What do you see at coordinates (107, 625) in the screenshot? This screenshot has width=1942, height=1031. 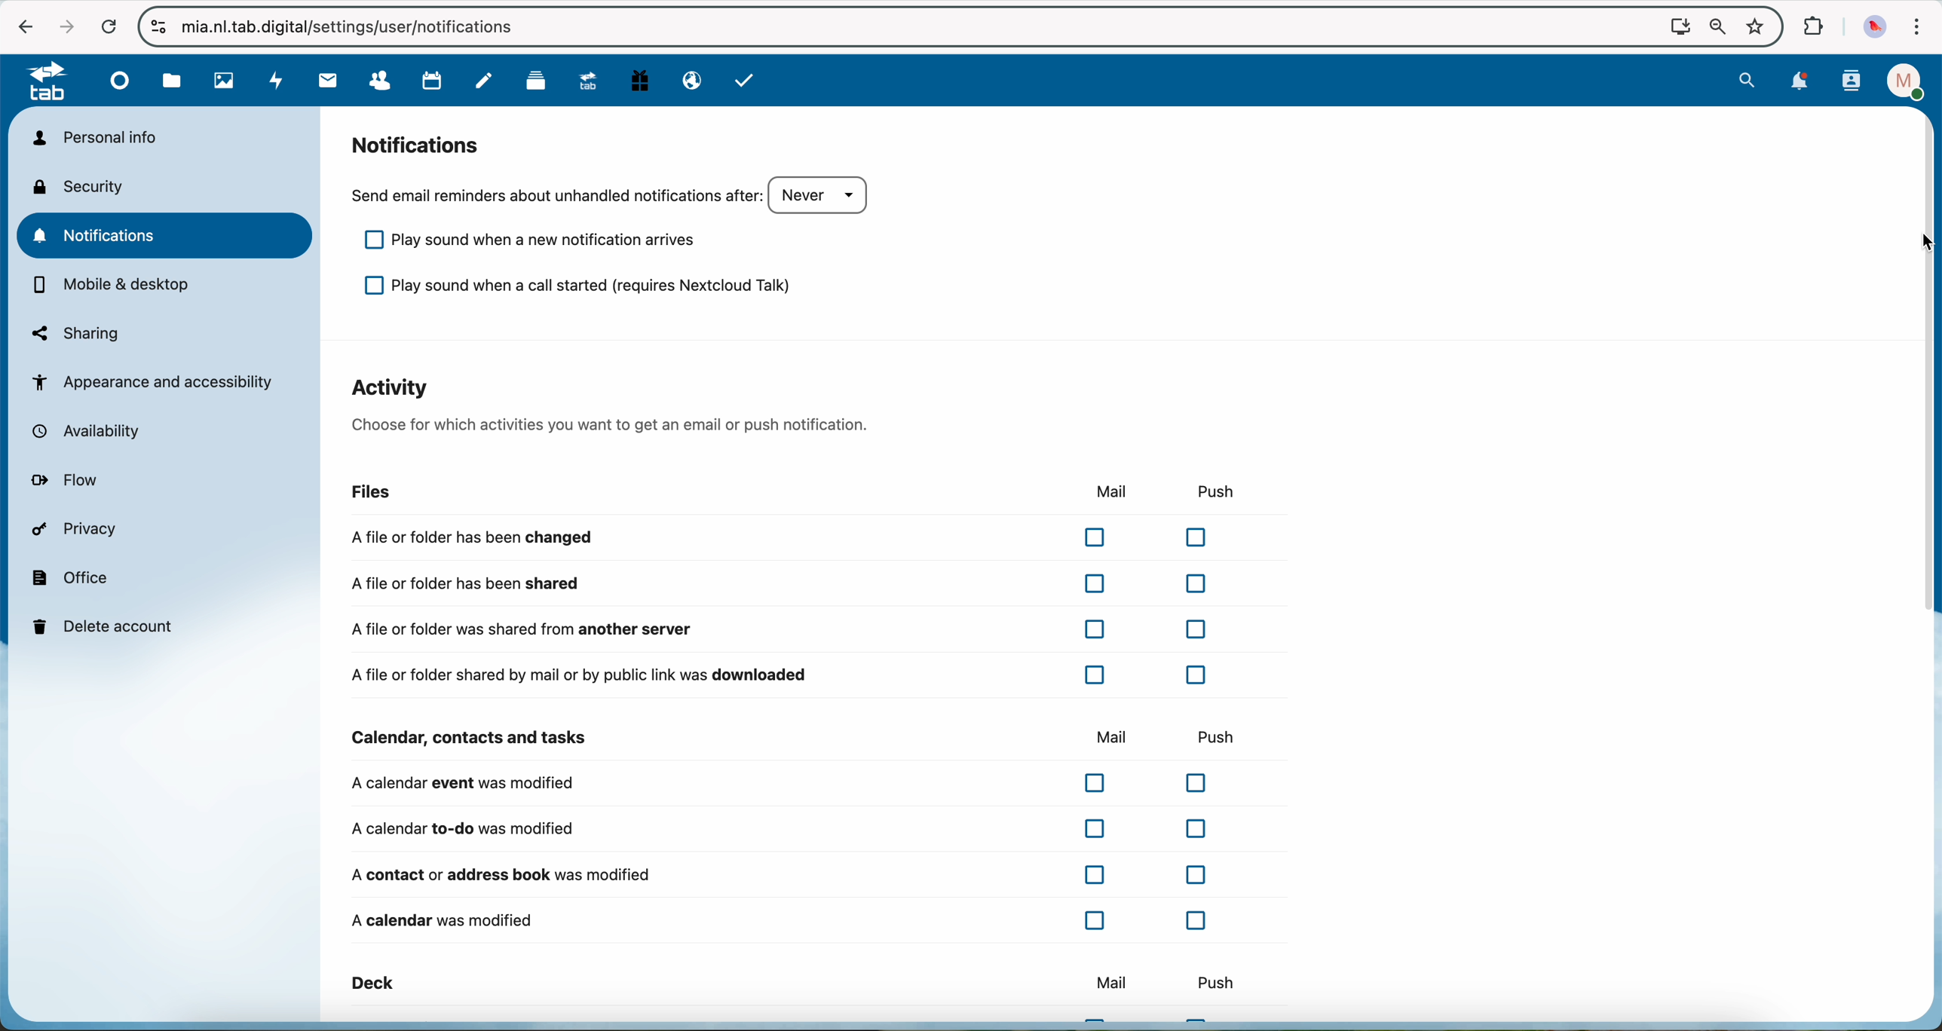 I see `delete account` at bounding box center [107, 625].